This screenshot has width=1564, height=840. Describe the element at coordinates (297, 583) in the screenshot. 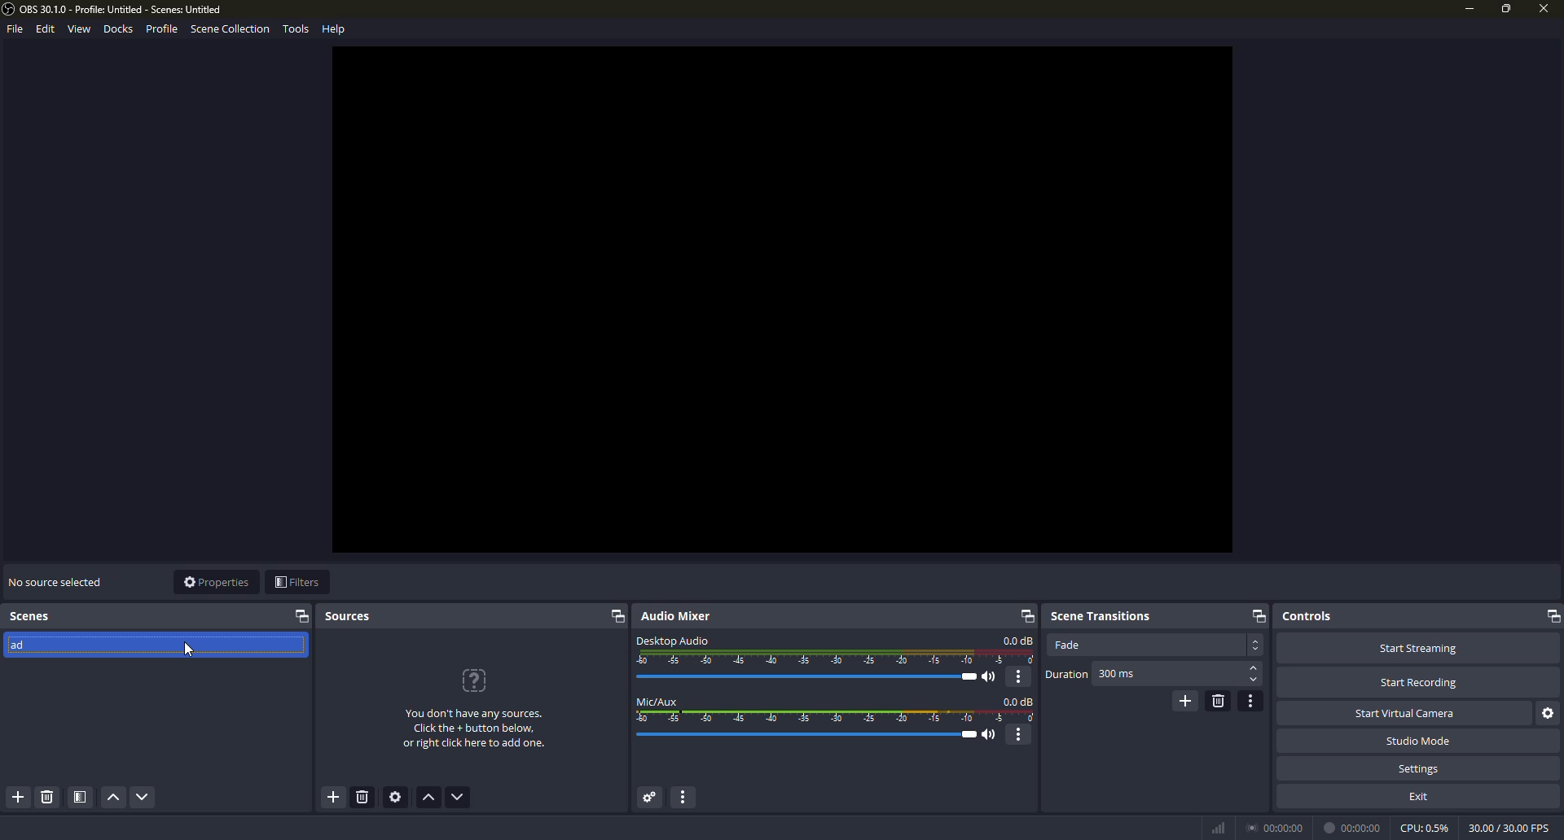

I see `filters` at that location.